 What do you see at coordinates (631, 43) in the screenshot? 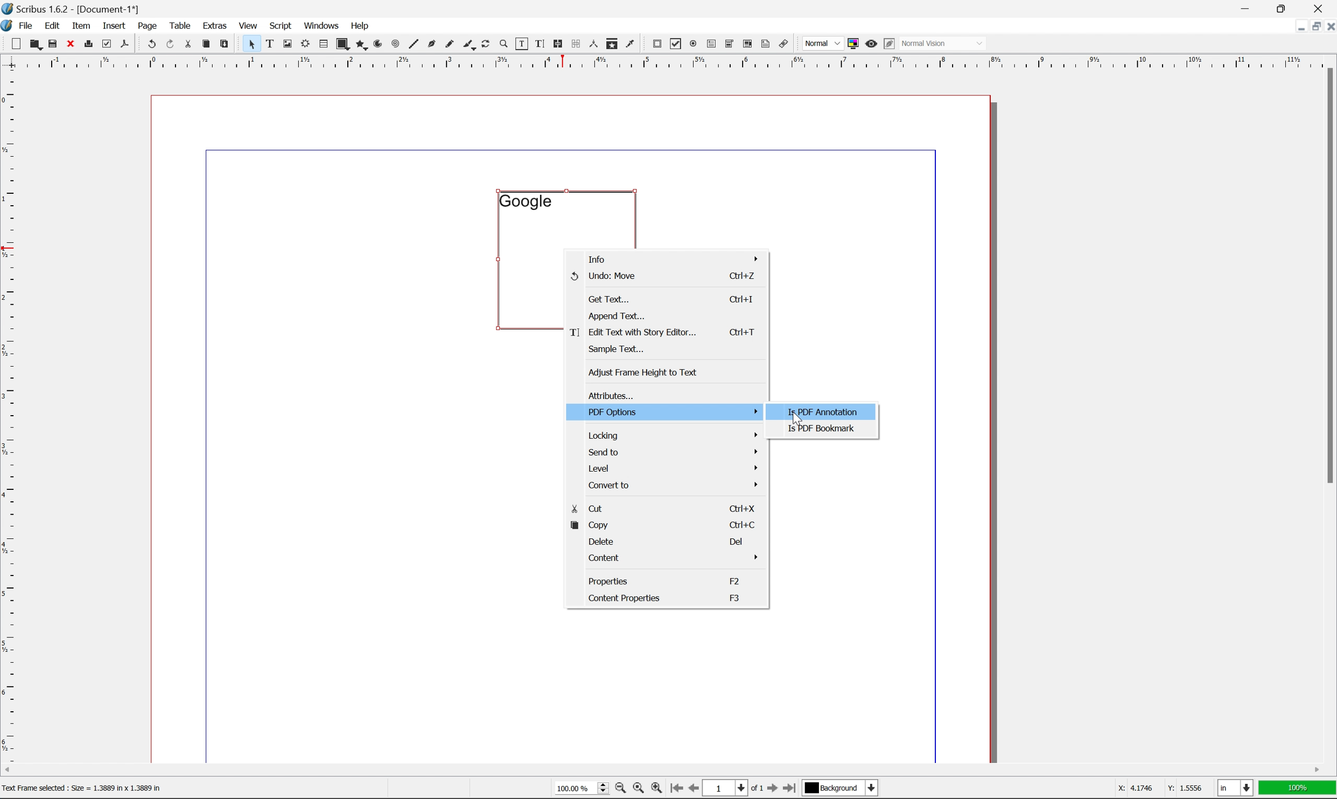
I see `eye dropper` at bounding box center [631, 43].